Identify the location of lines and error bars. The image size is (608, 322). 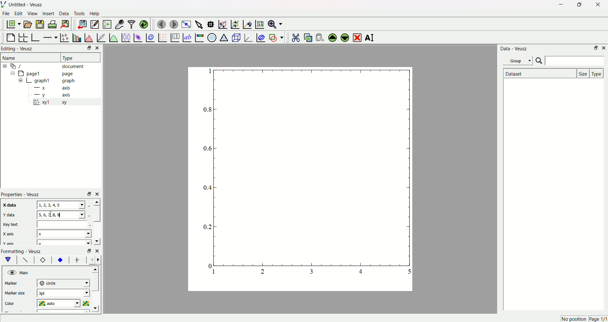
(64, 37).